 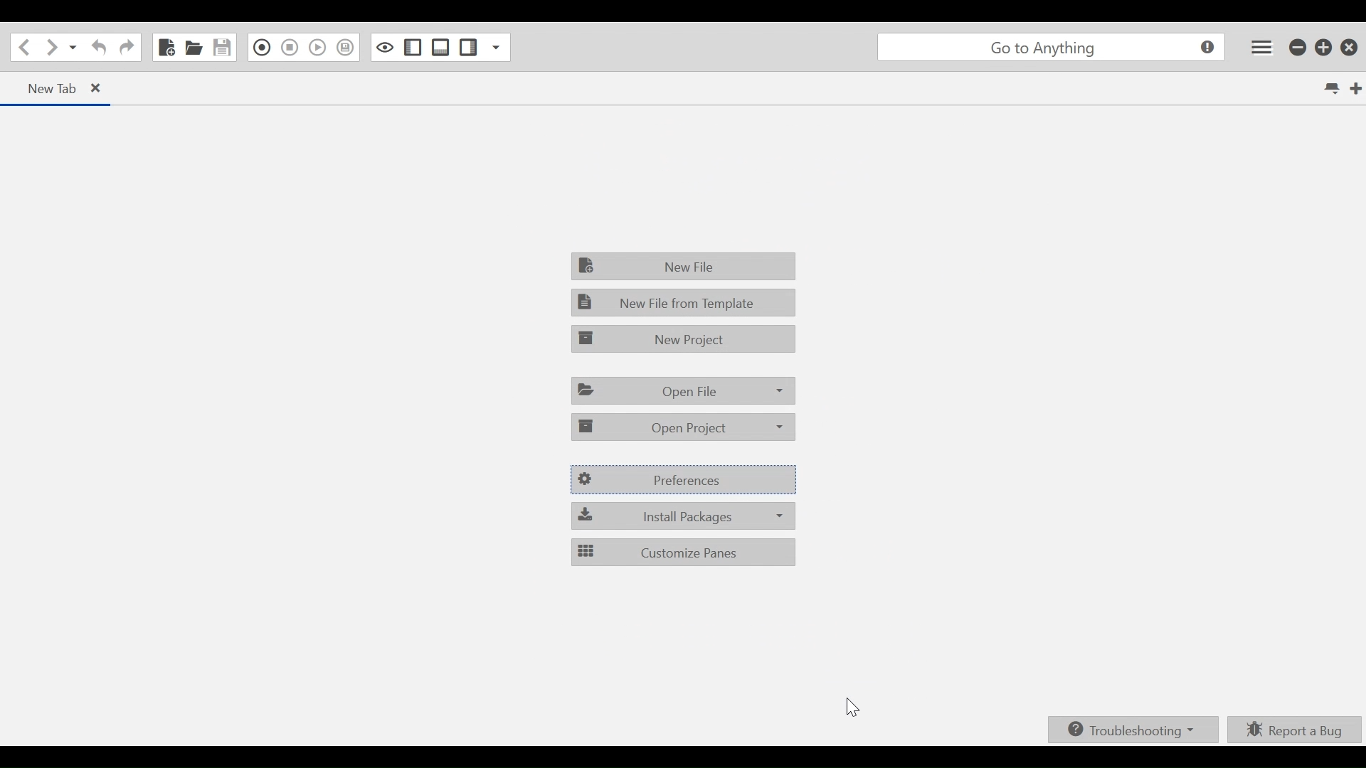 What do you see at coordinates (684, 516) in the screenshot?
I see `Install Packages` at bounding box center [684, 516].